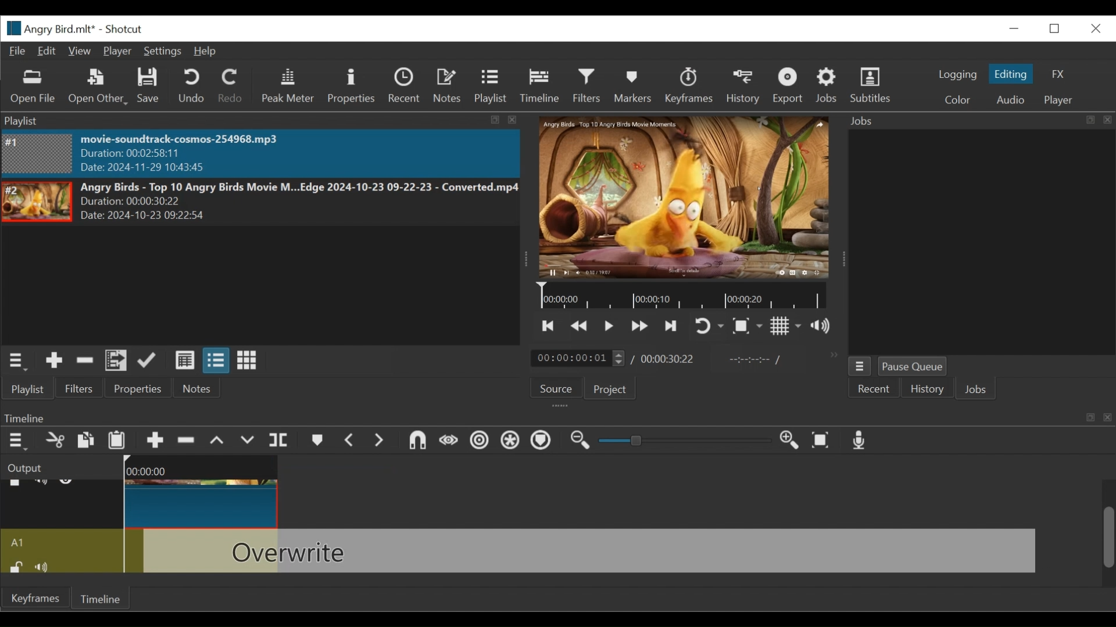 The height and width of the screenshot is (627, 1116). I want to click on Editing, so click(1011, 74).